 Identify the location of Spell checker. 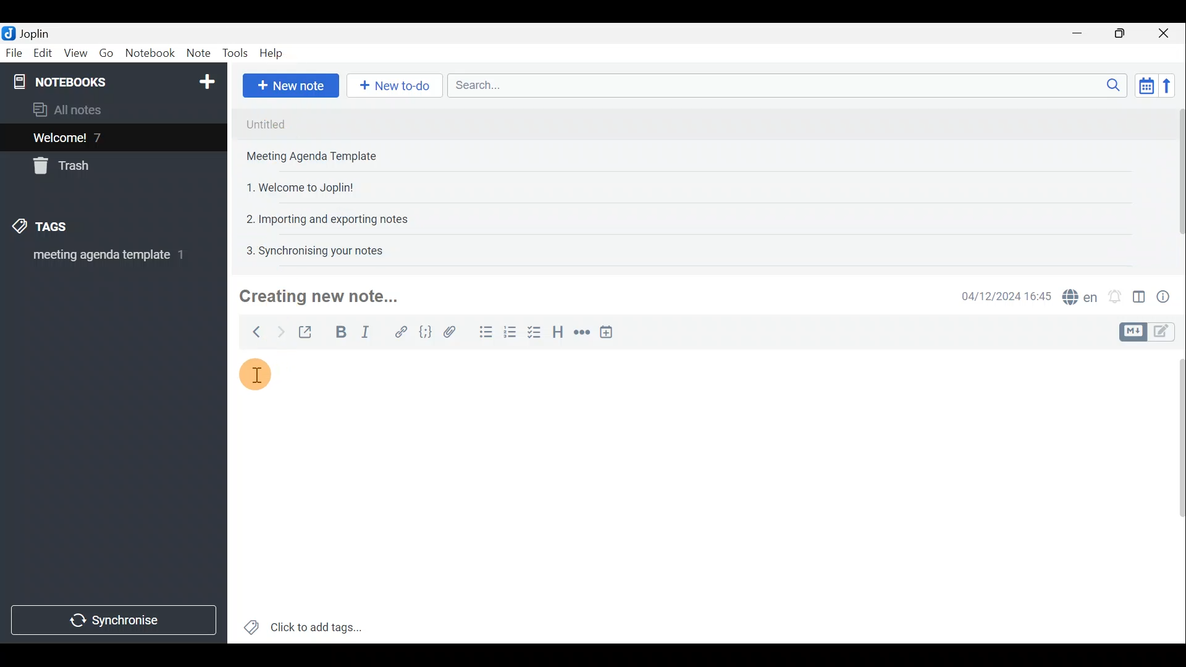
(1077, 295).